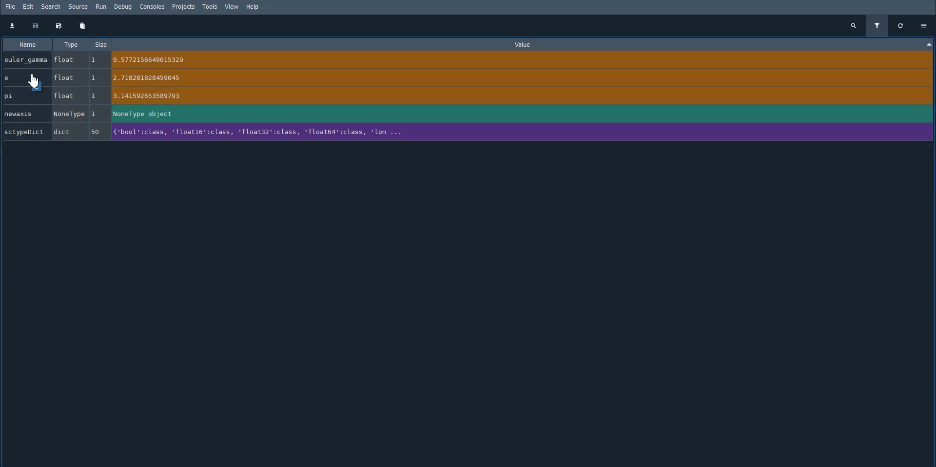 This screenshot has height=467, width=936. I want to click on Run, so click(101, 6).